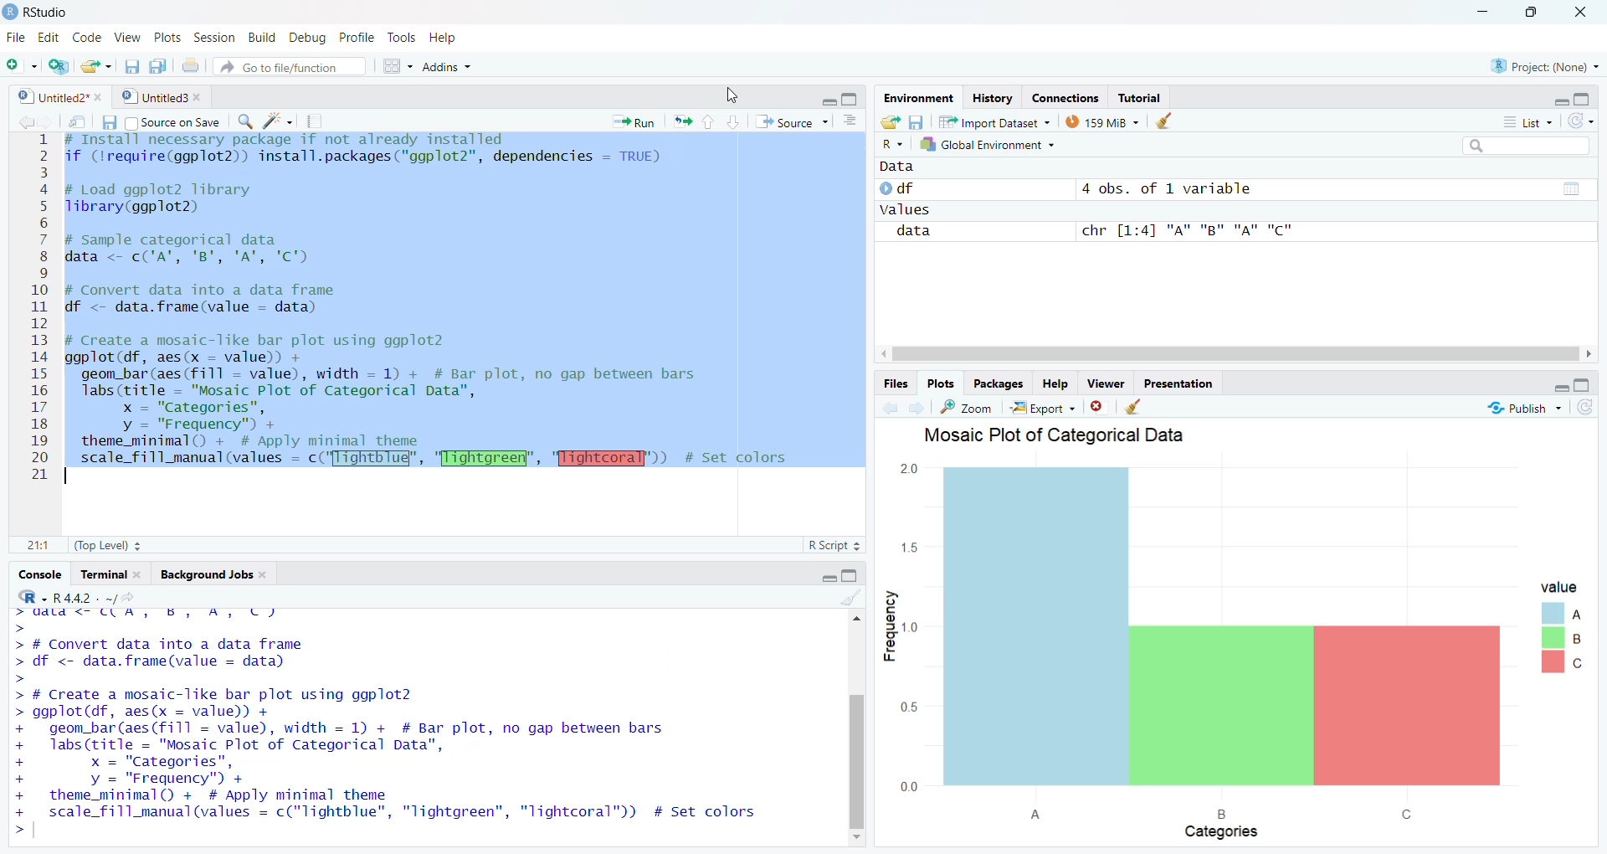 This screenshot has width=1607, height=854. What do you see at coordinates (903, 166) in the screenshot?
I see `Data` at bounding box center [903, 166].